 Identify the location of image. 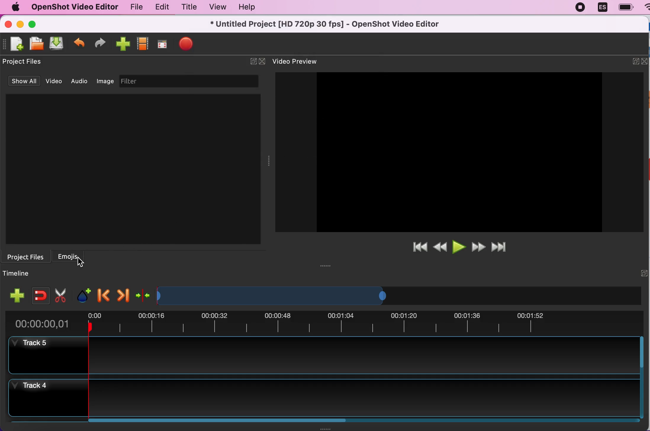
(106, 81).